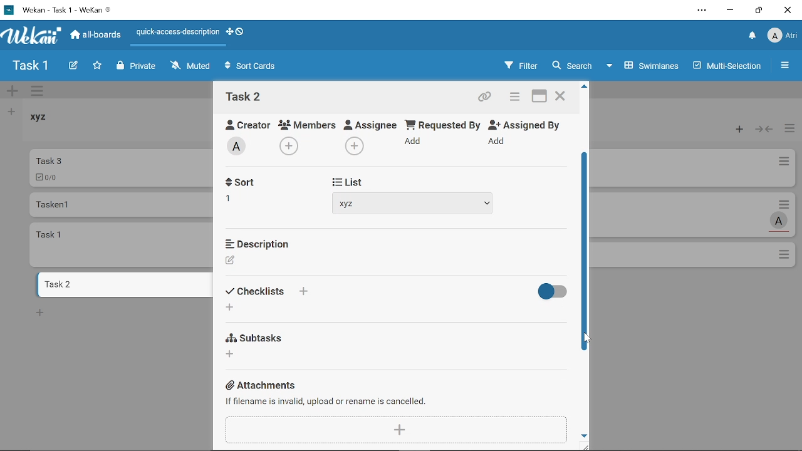 This screenshot has height=451, width=802. I want to click on Creator, so click(243, 123).